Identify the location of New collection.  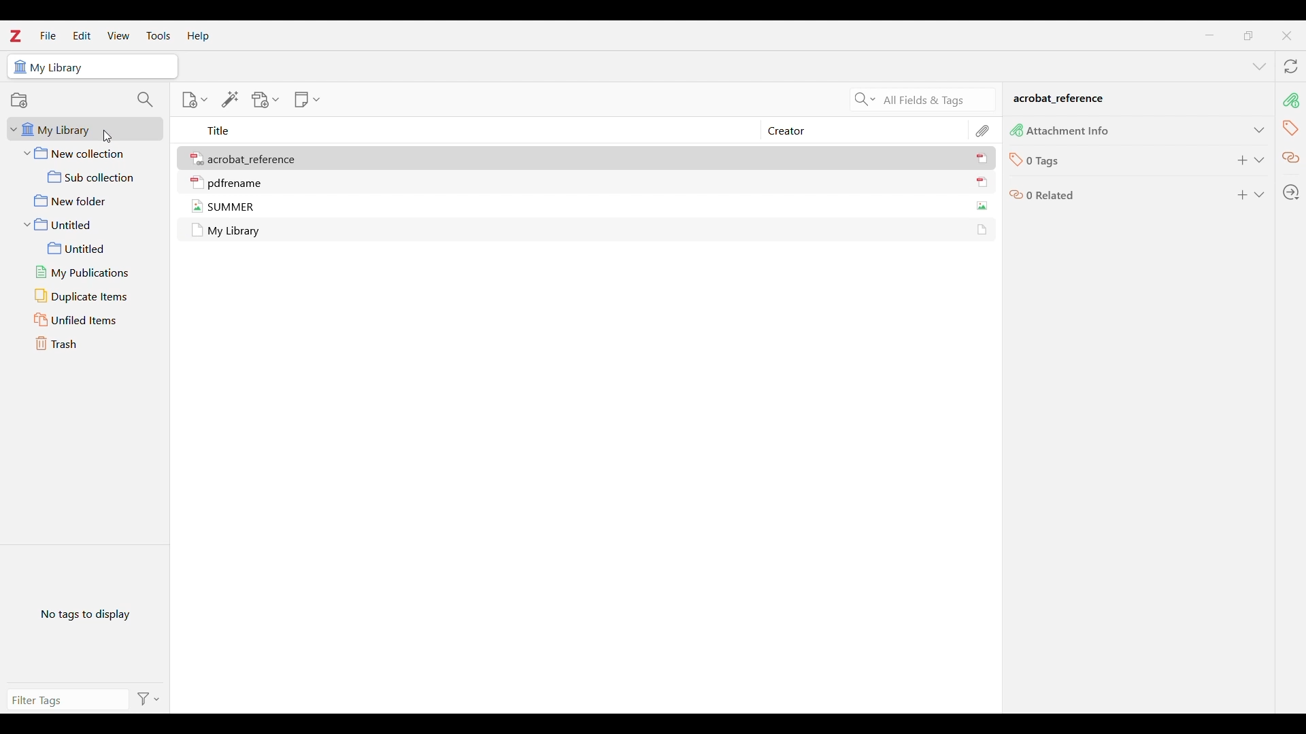
(86, 153).